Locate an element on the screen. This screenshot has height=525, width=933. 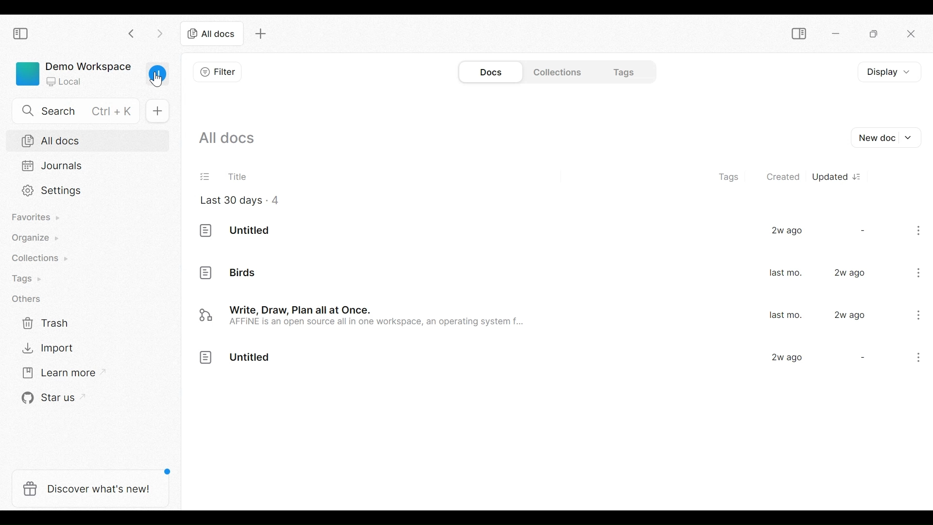
Trash is located at coordinates (43, 323).